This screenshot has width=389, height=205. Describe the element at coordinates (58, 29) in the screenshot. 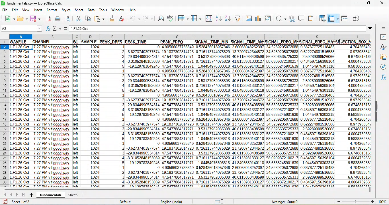

I see `select function` at that location.